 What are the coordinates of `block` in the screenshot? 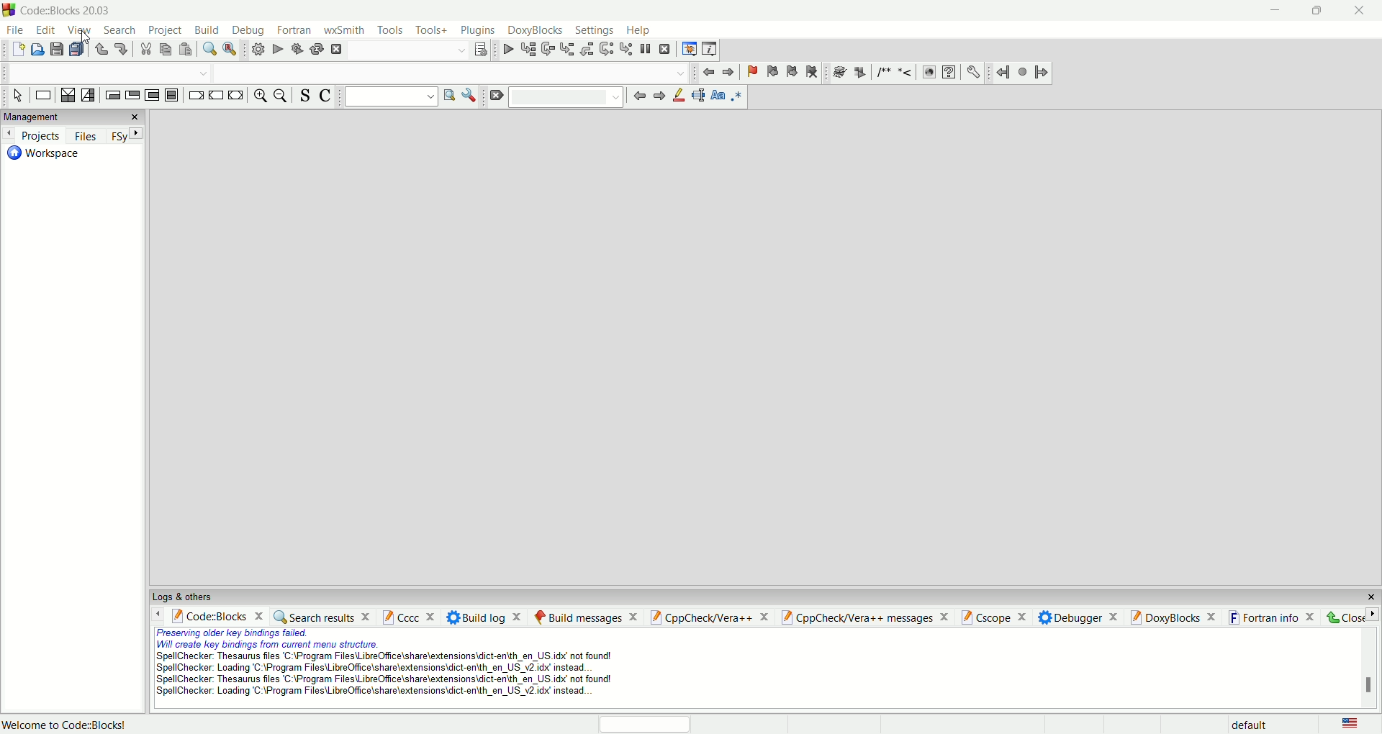 It's located at (171, 96).